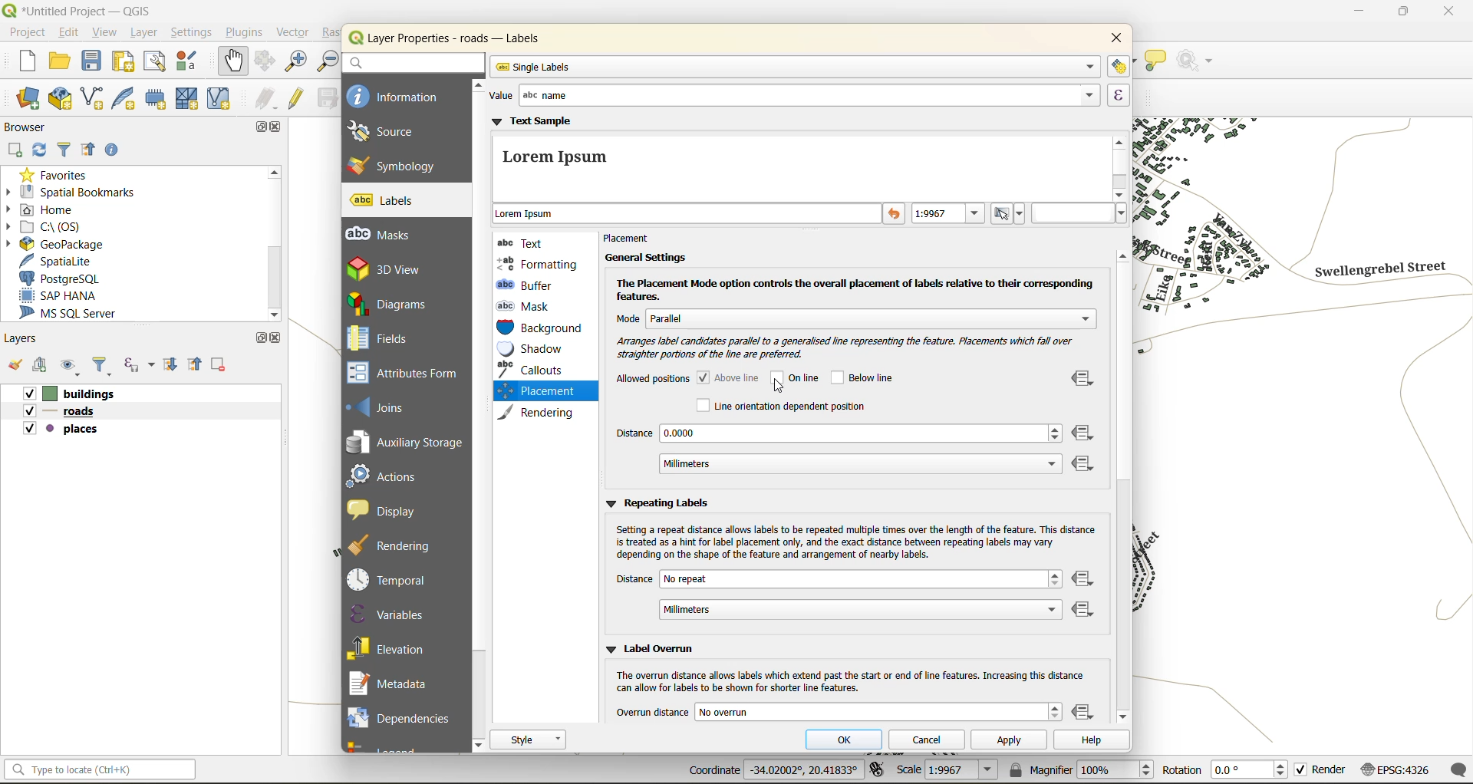  What do you see at coordinates (393, 647) in the screenshot?
I see `elevation` at bounding box center [393, 647].